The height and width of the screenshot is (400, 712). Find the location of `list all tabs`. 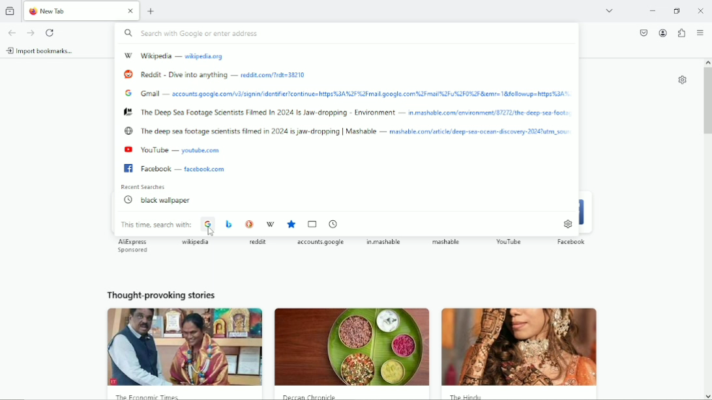

list all tabs is located at coordinates (612, 11).